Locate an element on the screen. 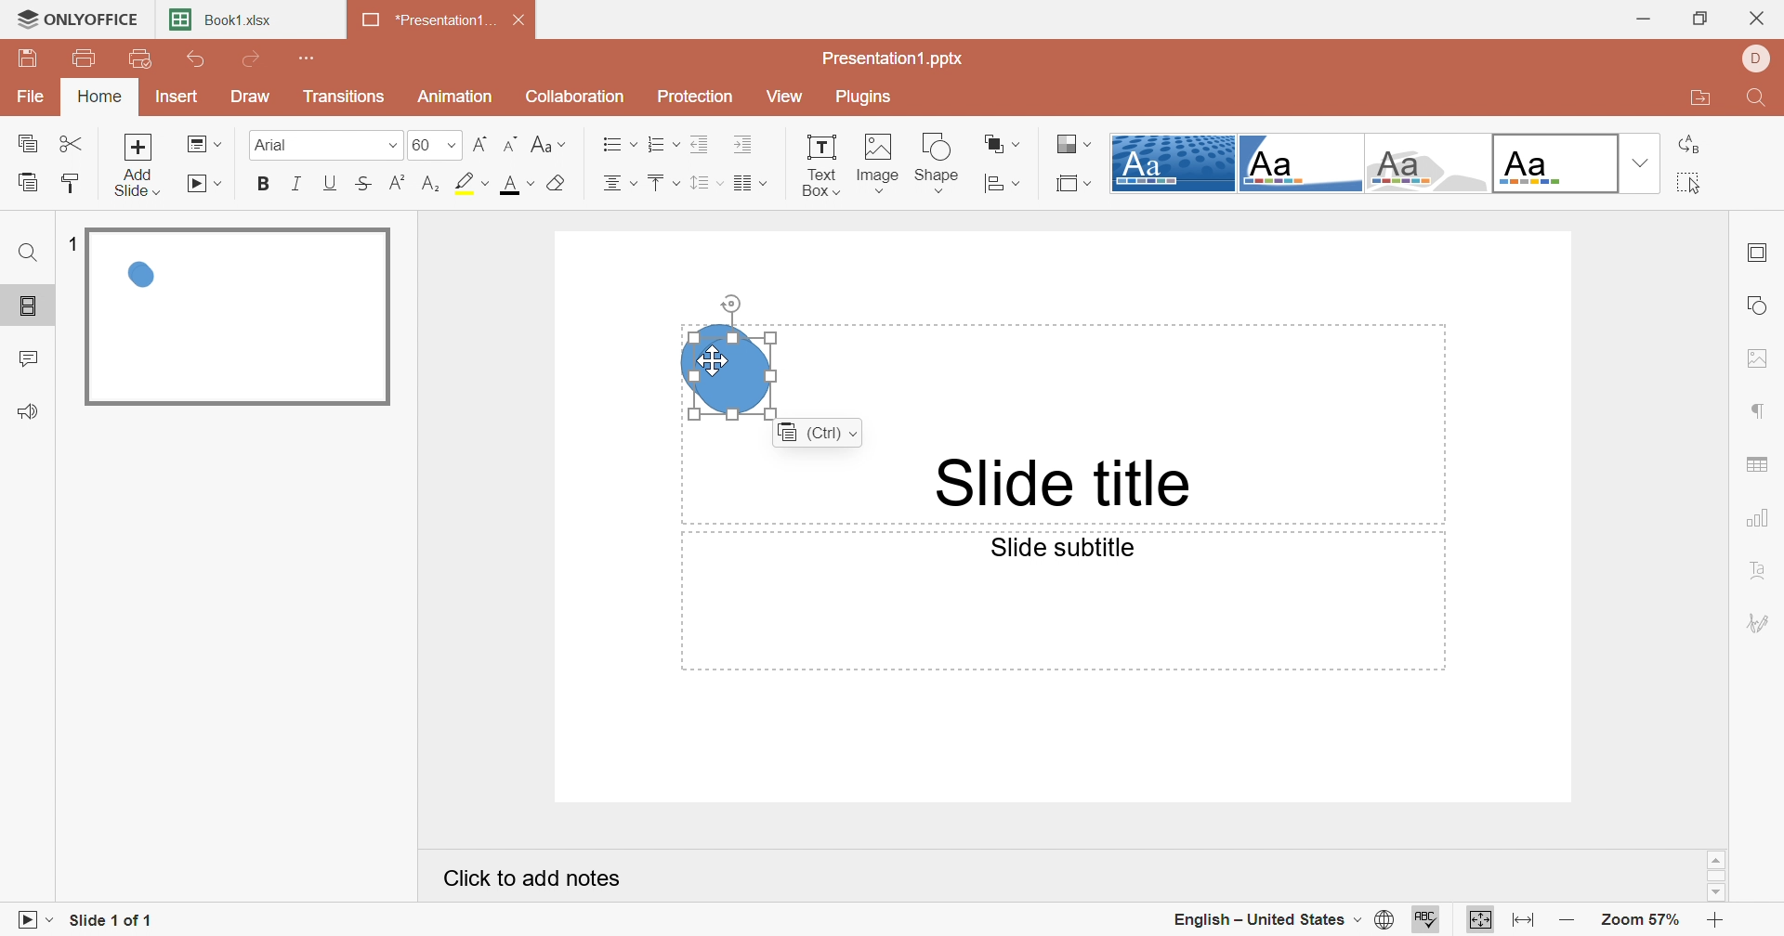 This screenshot has height=936, width=1784. English - United States is located at coordinates (1266, 921).